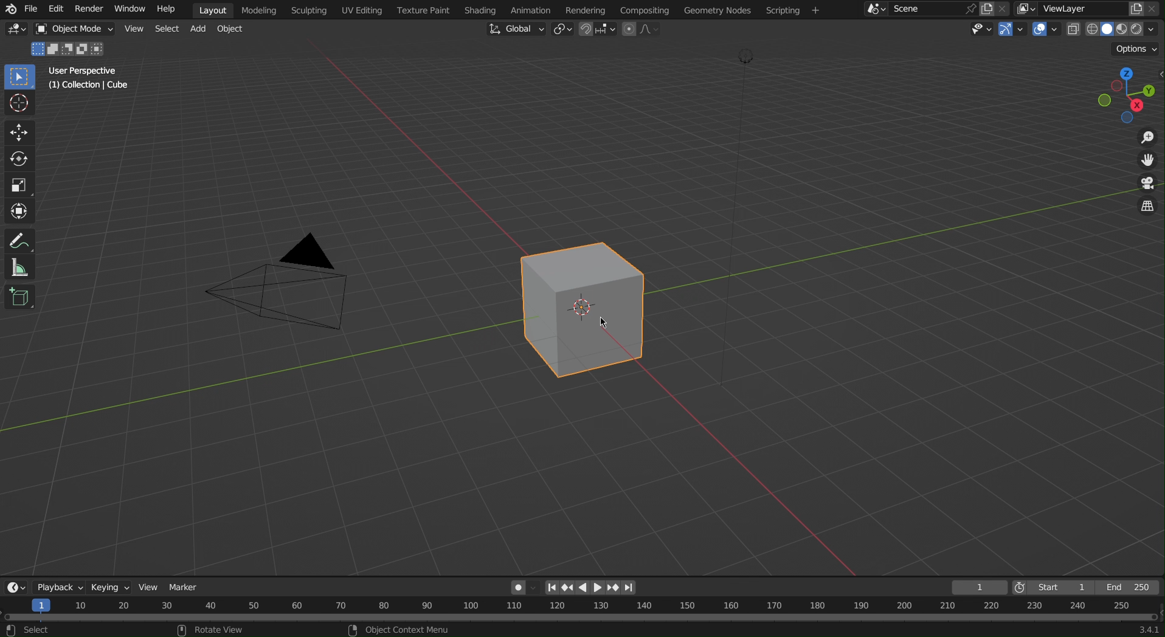  What do you see at coordinates (91, 10) in the screenshot?
I see `Render` at bounding box center [91, 10].